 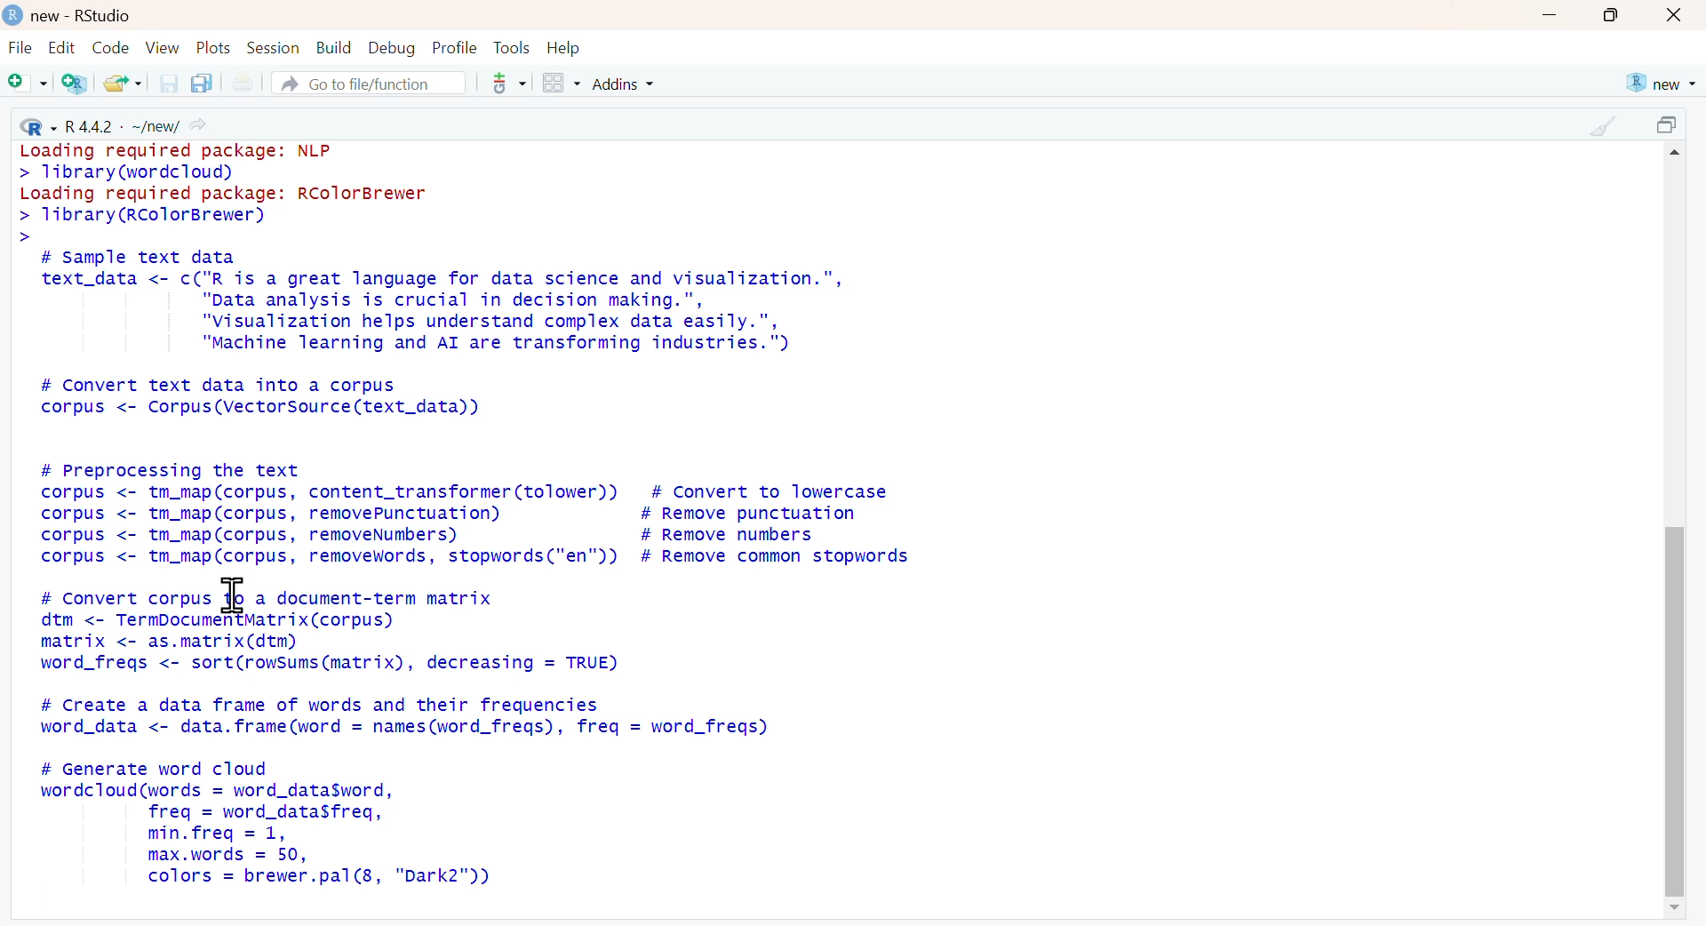 What do you see at coordinates (275, 48) in the screenshot?
I see `Session` at bounding box center [275, 48].